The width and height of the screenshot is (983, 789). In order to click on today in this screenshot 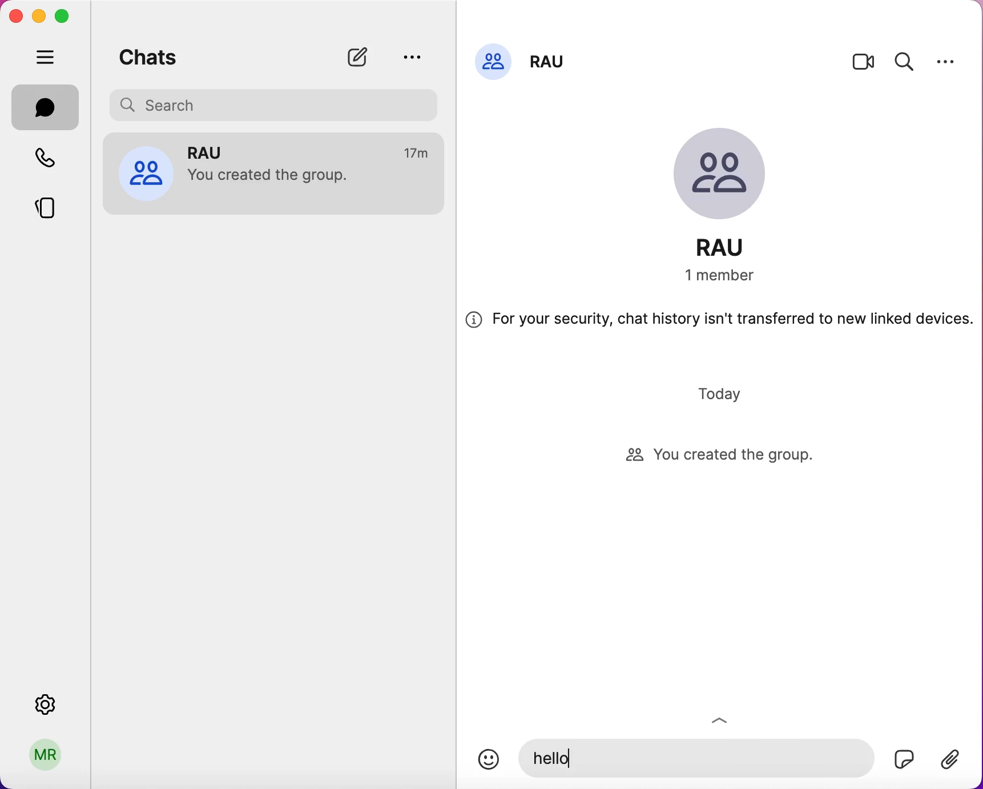, I will do `click(723, 393)`.